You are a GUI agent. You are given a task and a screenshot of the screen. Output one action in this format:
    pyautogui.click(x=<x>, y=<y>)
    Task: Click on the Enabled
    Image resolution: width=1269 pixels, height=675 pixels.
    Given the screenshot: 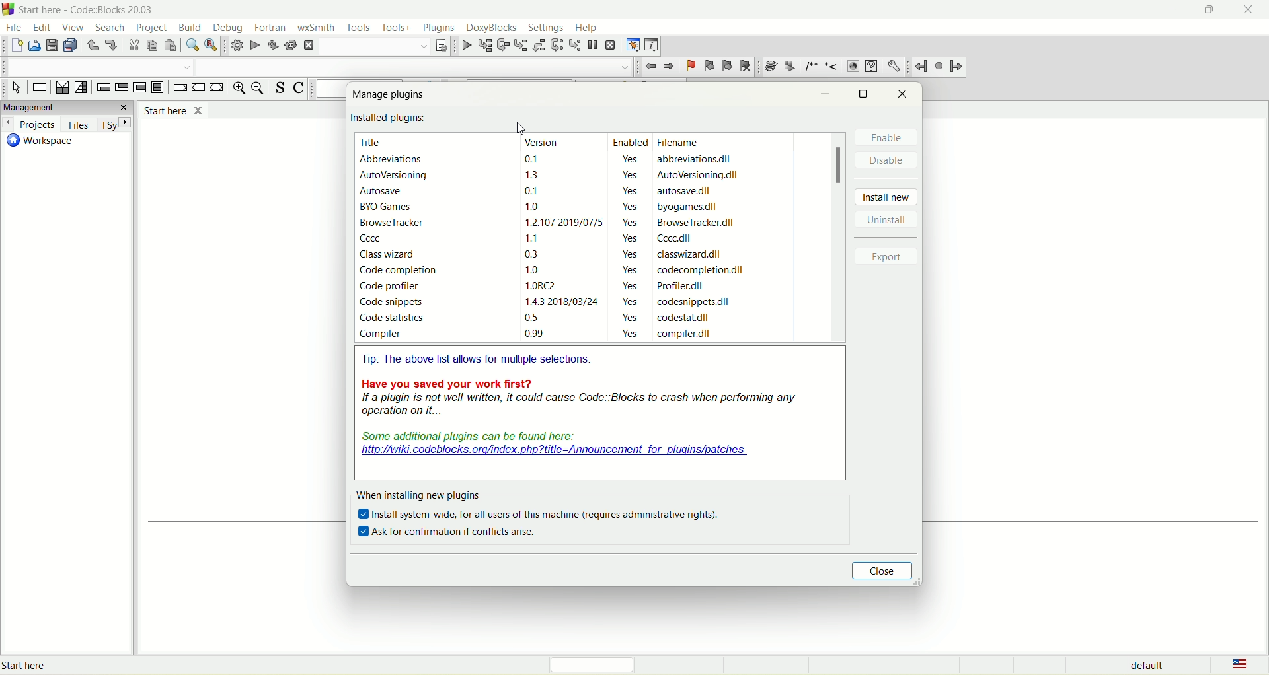 What is the action you would take?
    pyautogui.click(x=628, y=141)
    